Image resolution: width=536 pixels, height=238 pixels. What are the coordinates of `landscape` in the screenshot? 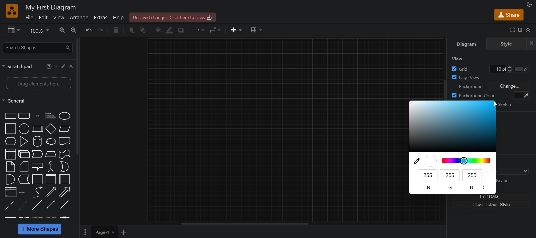 It's located at (507, 181).